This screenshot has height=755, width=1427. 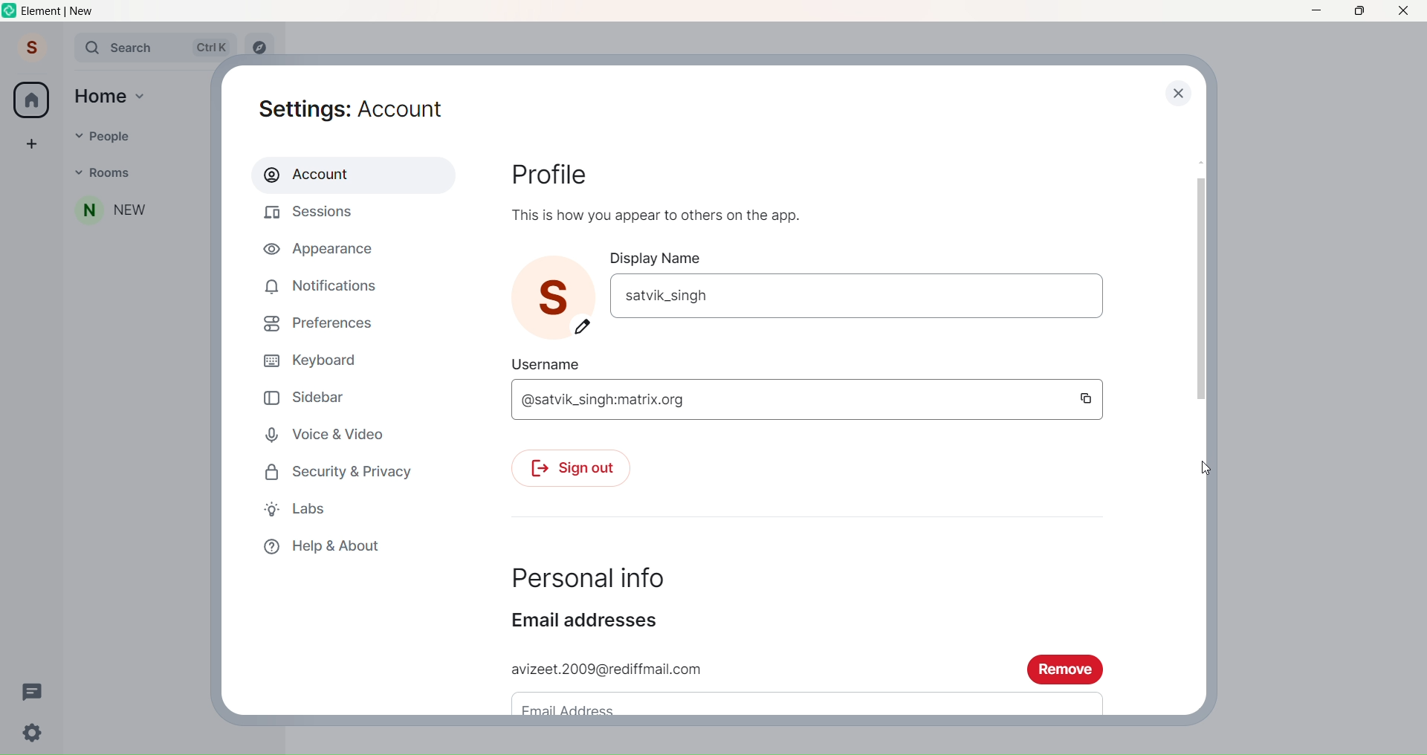 I want to click on Threads, so click(x=33, y=690).